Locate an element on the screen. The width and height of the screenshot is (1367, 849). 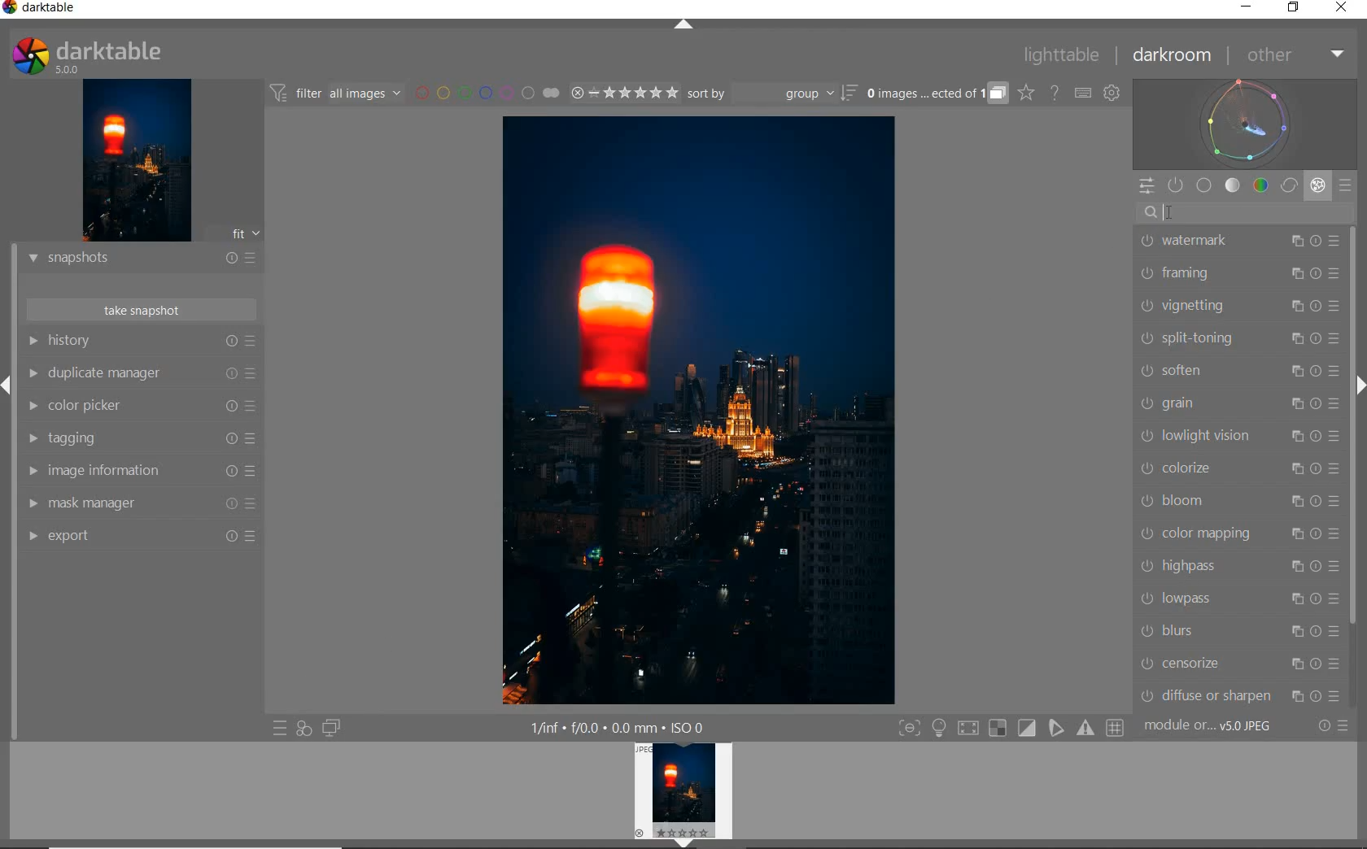
EFFECT is located at coordinates (1317, 185).